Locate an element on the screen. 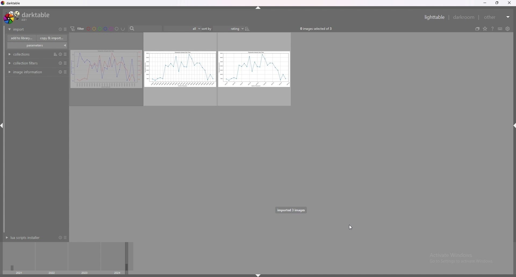 Image resolution: width=516 pixels, height=277 pixels. shift+ctlr+l is located at coordinates (3, 126).